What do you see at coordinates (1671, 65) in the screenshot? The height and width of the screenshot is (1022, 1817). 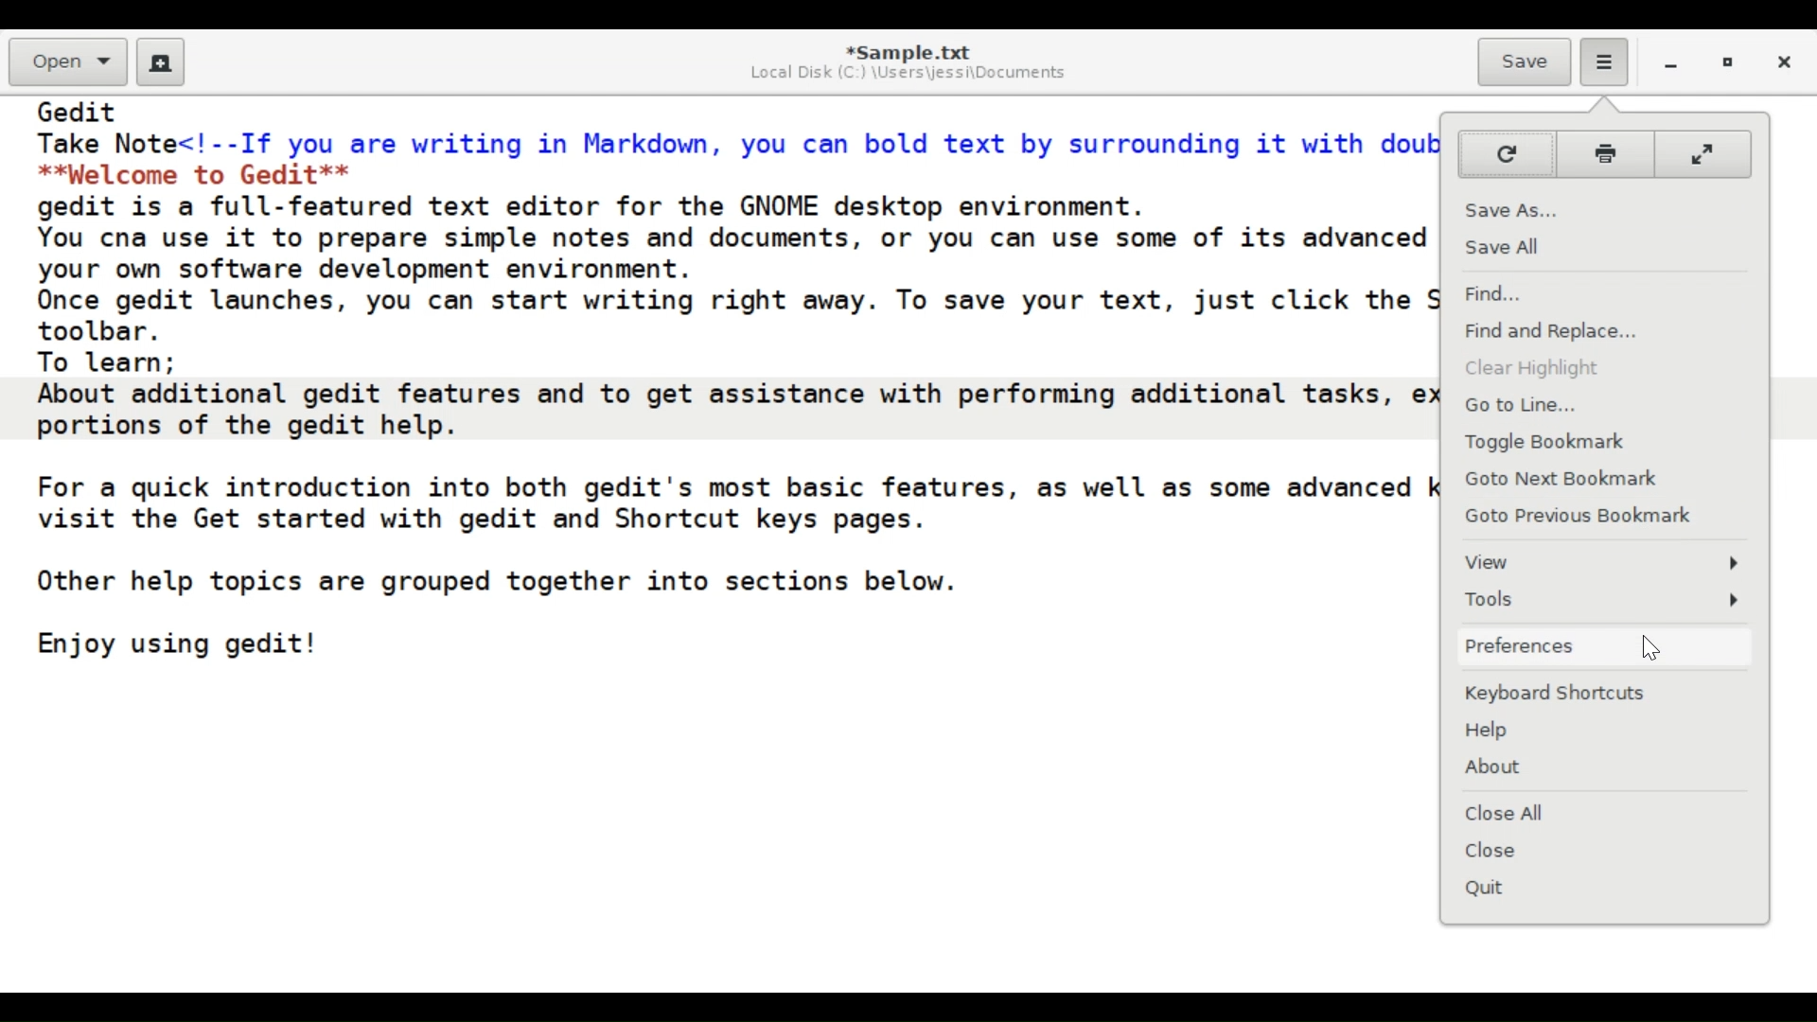 I see `minimize` at bounding box center [1671, 65].